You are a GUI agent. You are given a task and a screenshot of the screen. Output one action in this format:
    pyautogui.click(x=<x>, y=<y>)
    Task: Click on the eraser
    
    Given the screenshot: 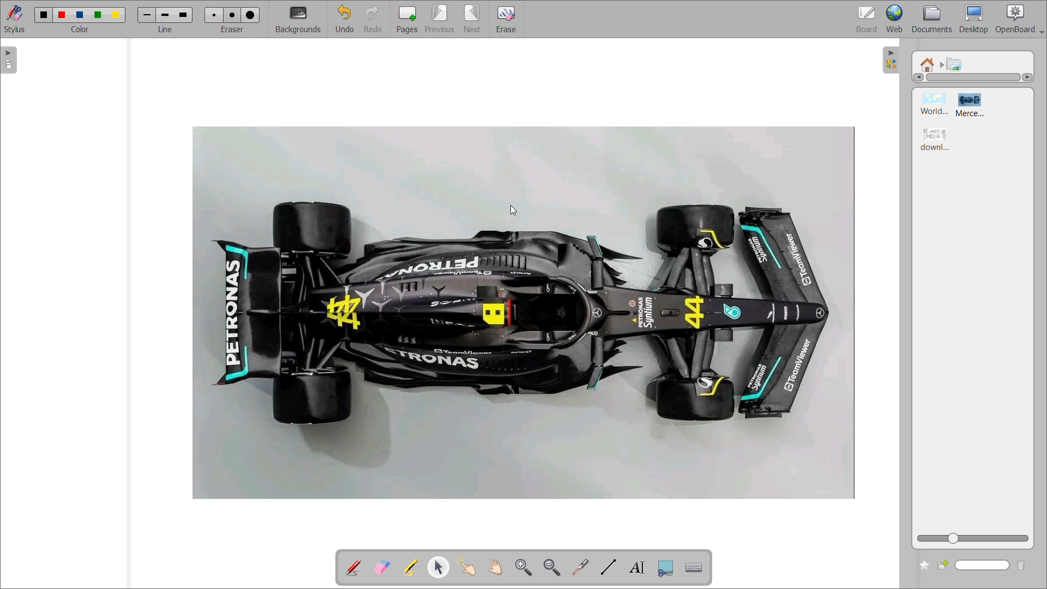 What is the action you would take?
    pyautogui.click(x=231, y=33)
    